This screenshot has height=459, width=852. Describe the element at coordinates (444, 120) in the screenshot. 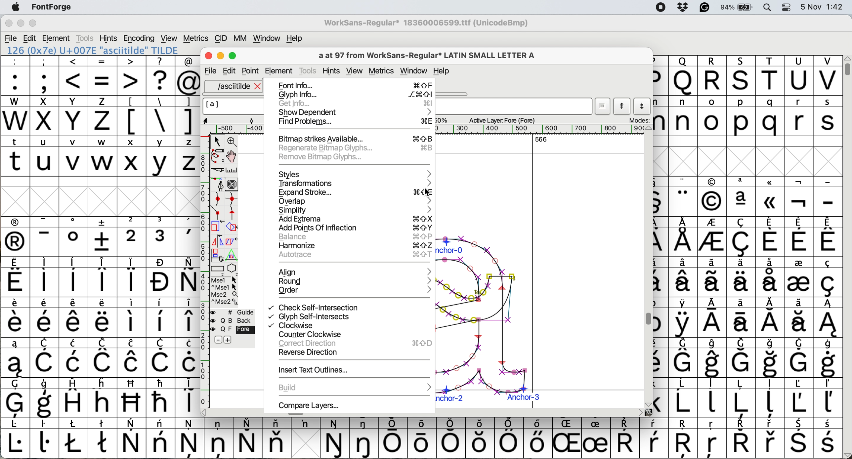

I see `zoom scale` at that location.